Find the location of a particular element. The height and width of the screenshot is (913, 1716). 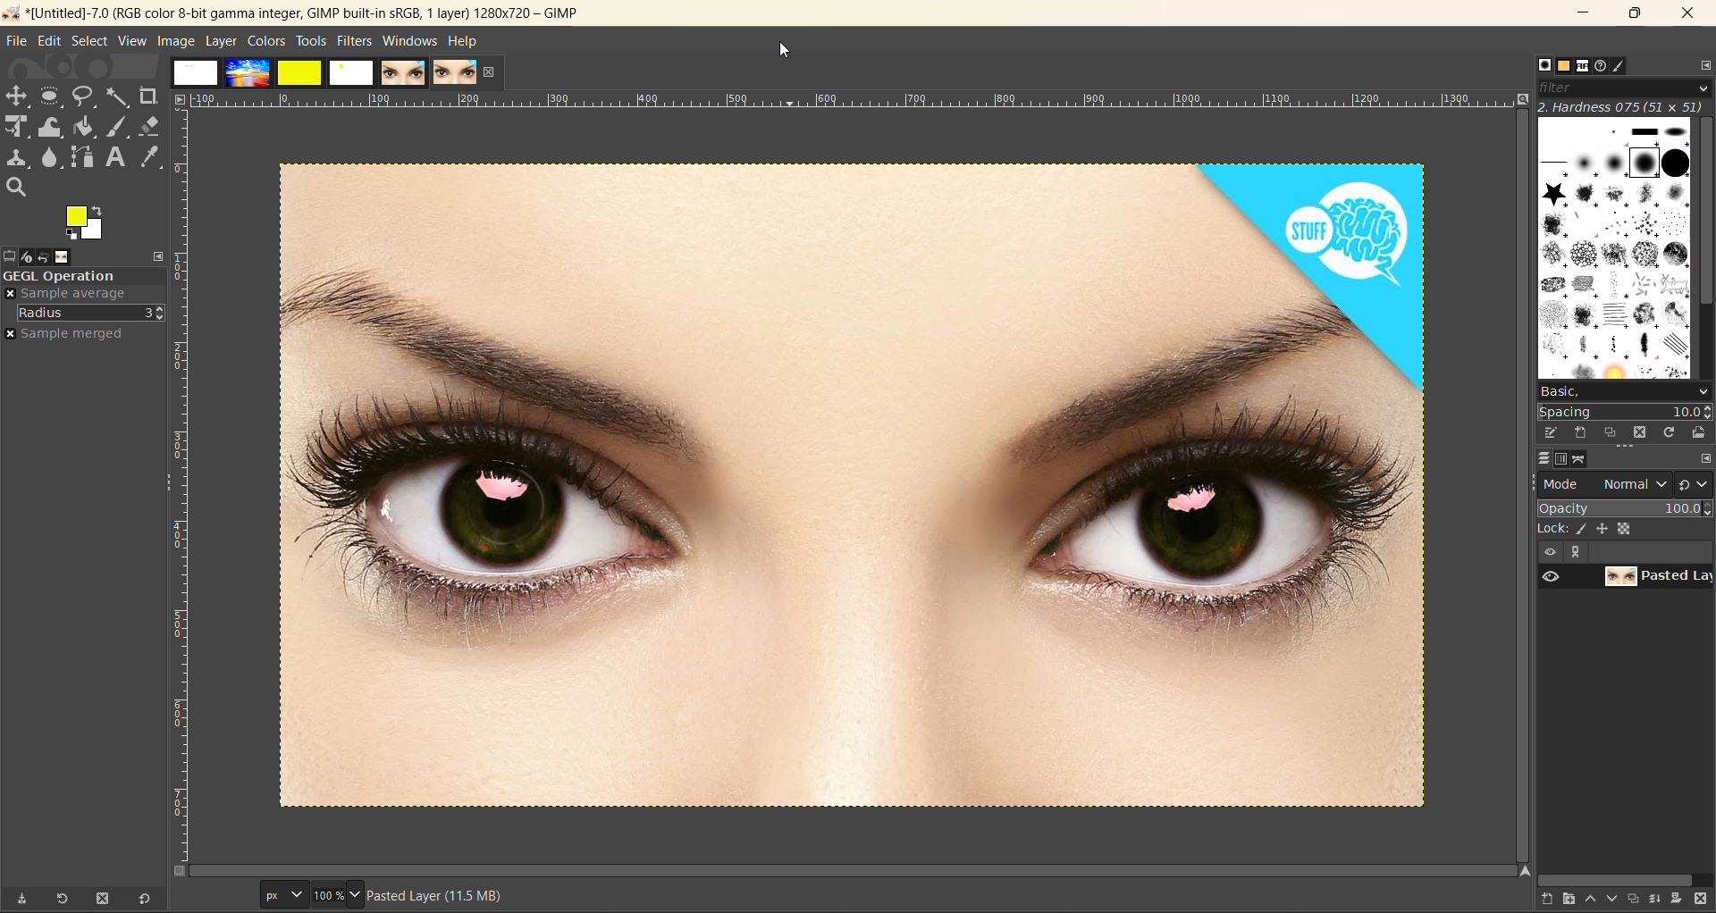

brushes is located at coordinates (1613, 248).